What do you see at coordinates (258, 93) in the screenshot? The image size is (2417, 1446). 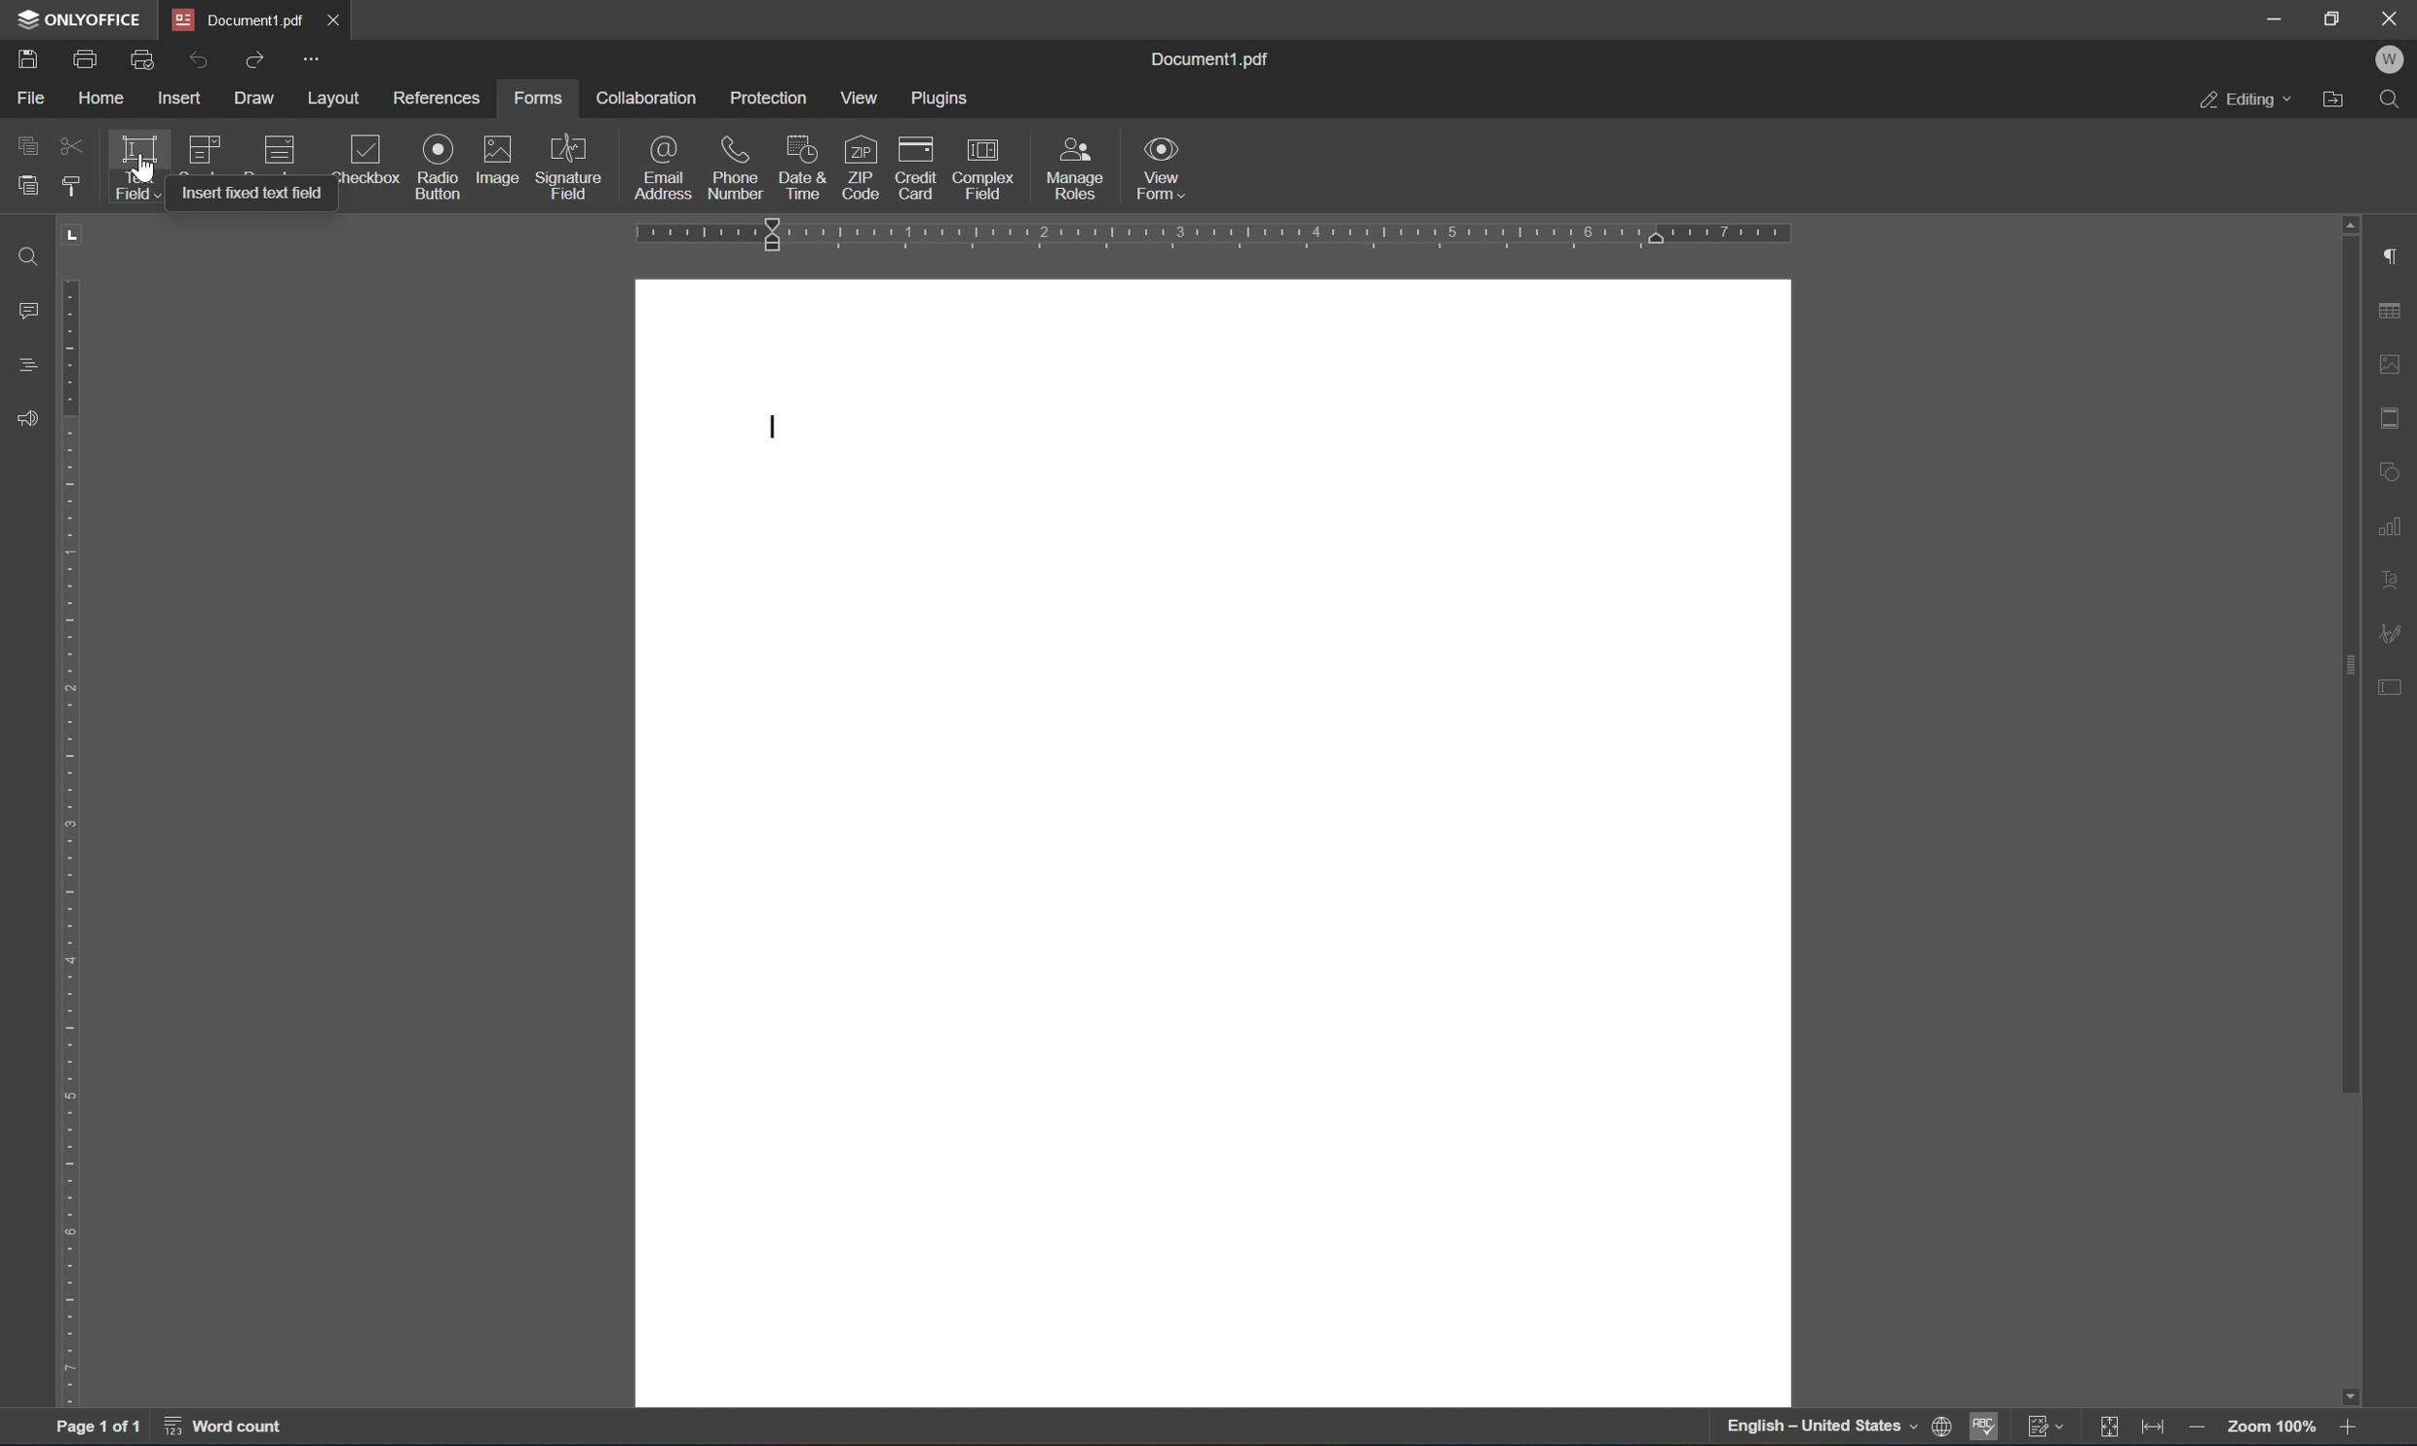 I see `draw` at bounding box center [258, 93].